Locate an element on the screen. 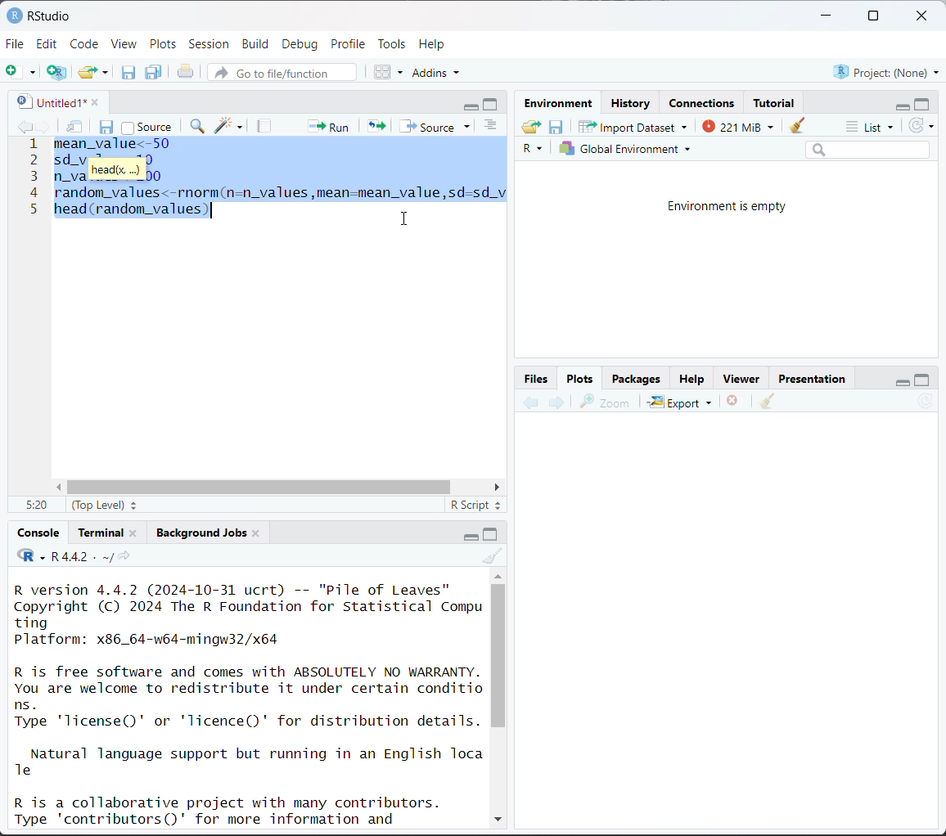 This screenshot has width=946, height=836. minimize is located at coordinates (899, 380).